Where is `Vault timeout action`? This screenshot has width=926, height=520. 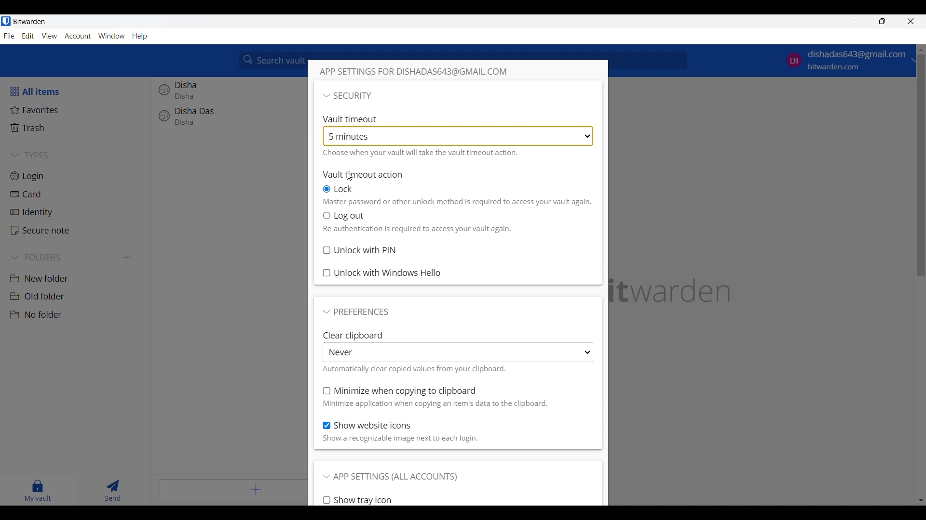
Vault timeout action is located at coordinates (345, 216).